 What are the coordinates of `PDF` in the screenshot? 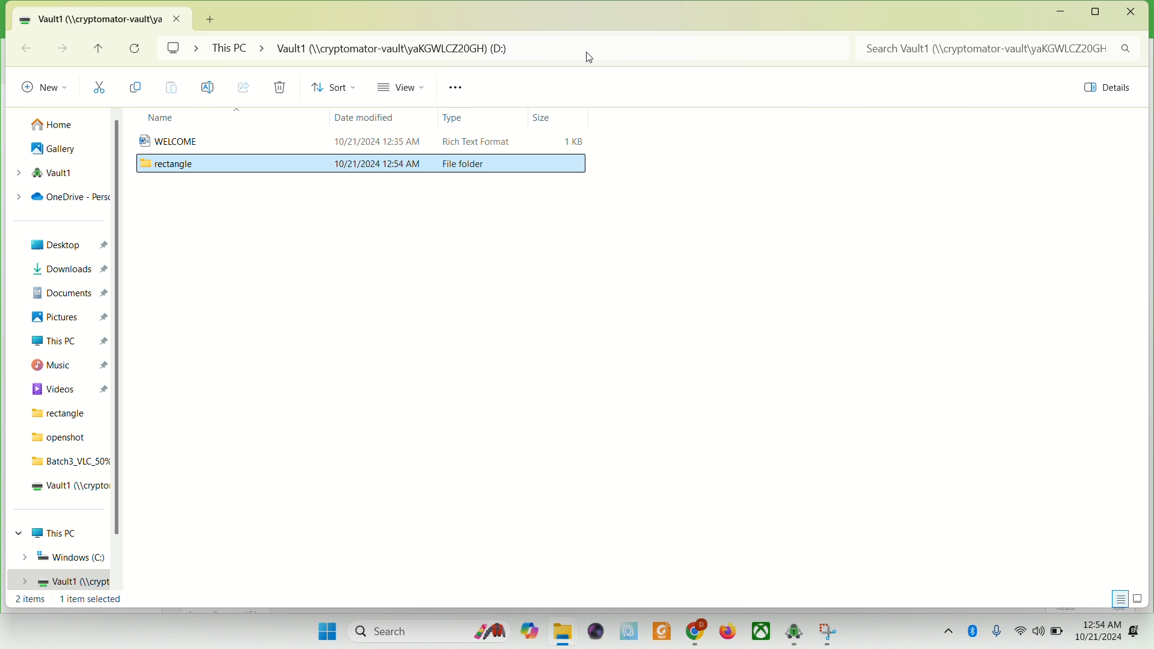 It's located at (661, 630).